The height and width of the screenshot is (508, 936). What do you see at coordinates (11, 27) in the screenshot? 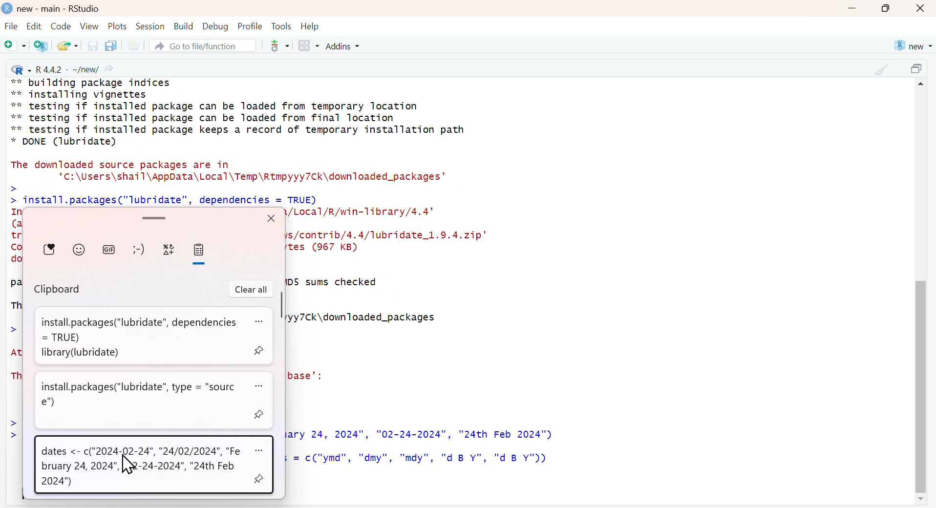
I see `File` at bounding box center [11, 27].